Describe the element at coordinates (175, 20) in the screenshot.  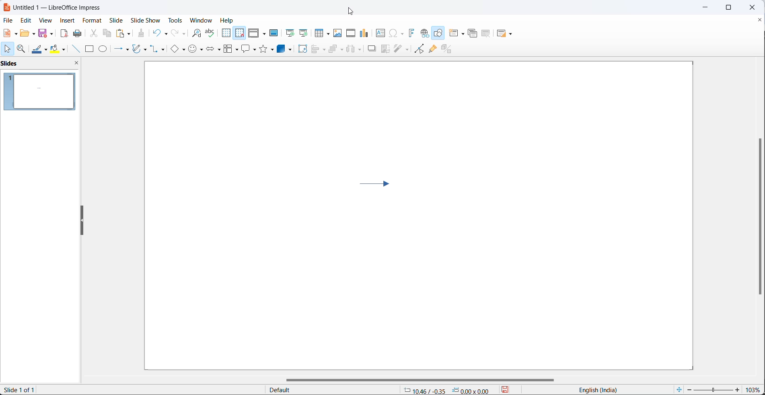
I see `tools` at that location.